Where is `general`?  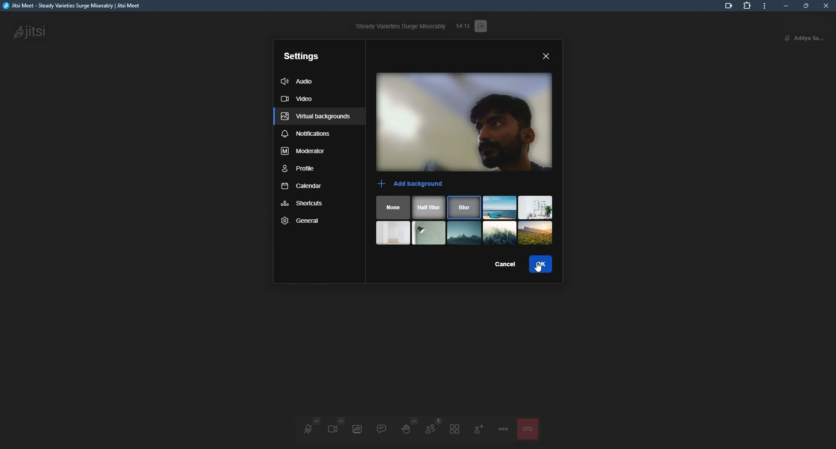 general is located at coordinates (301, 221).